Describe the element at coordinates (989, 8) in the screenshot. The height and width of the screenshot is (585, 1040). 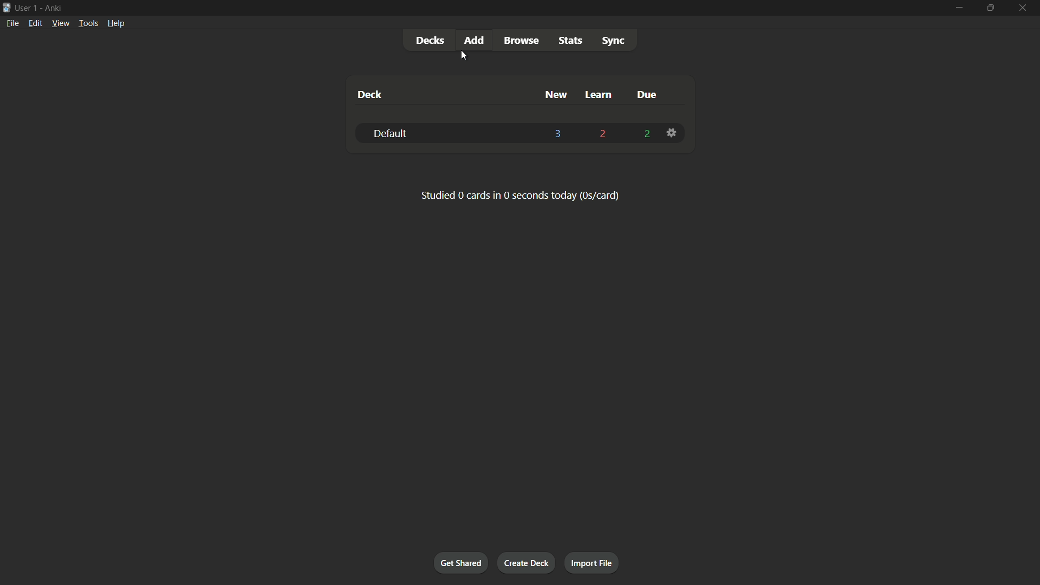
I see `maximize` at that location.